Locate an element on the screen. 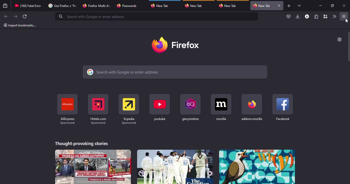  back is located at coordinates (5, 17).